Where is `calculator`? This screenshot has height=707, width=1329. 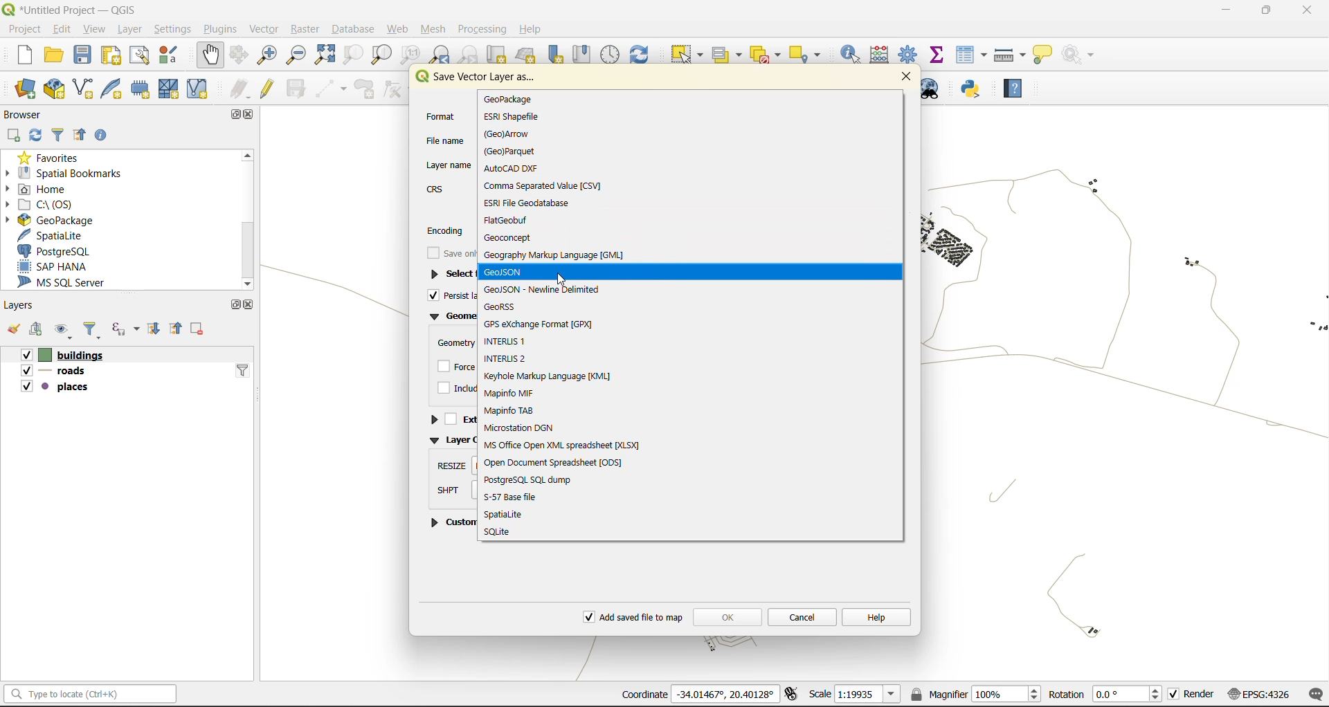
calculator is located at coordinates (883, 55).